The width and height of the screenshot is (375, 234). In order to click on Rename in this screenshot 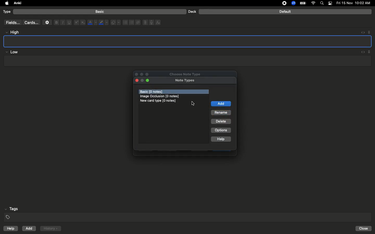, I will do `click(221, 113)`.